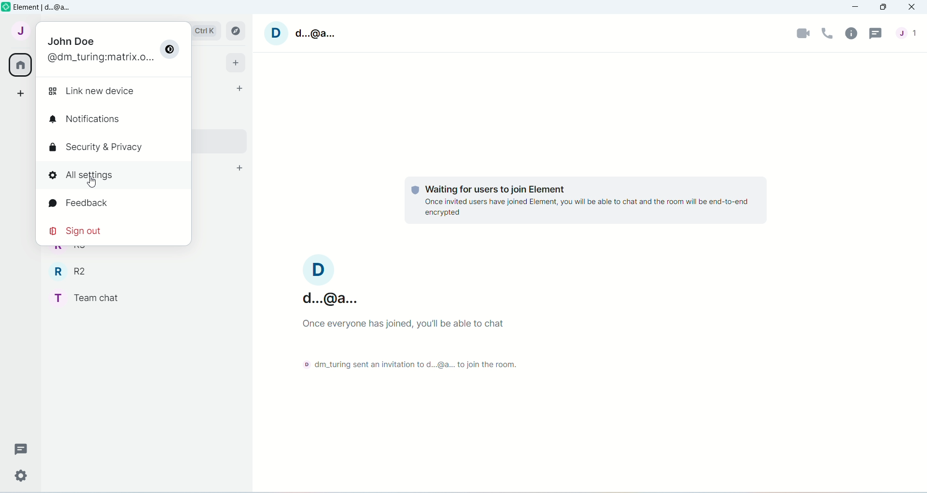  What do you see at coordinates (236, 31) in the screenshot?
I see `Explore rooms` at bounding box center [236, 31].